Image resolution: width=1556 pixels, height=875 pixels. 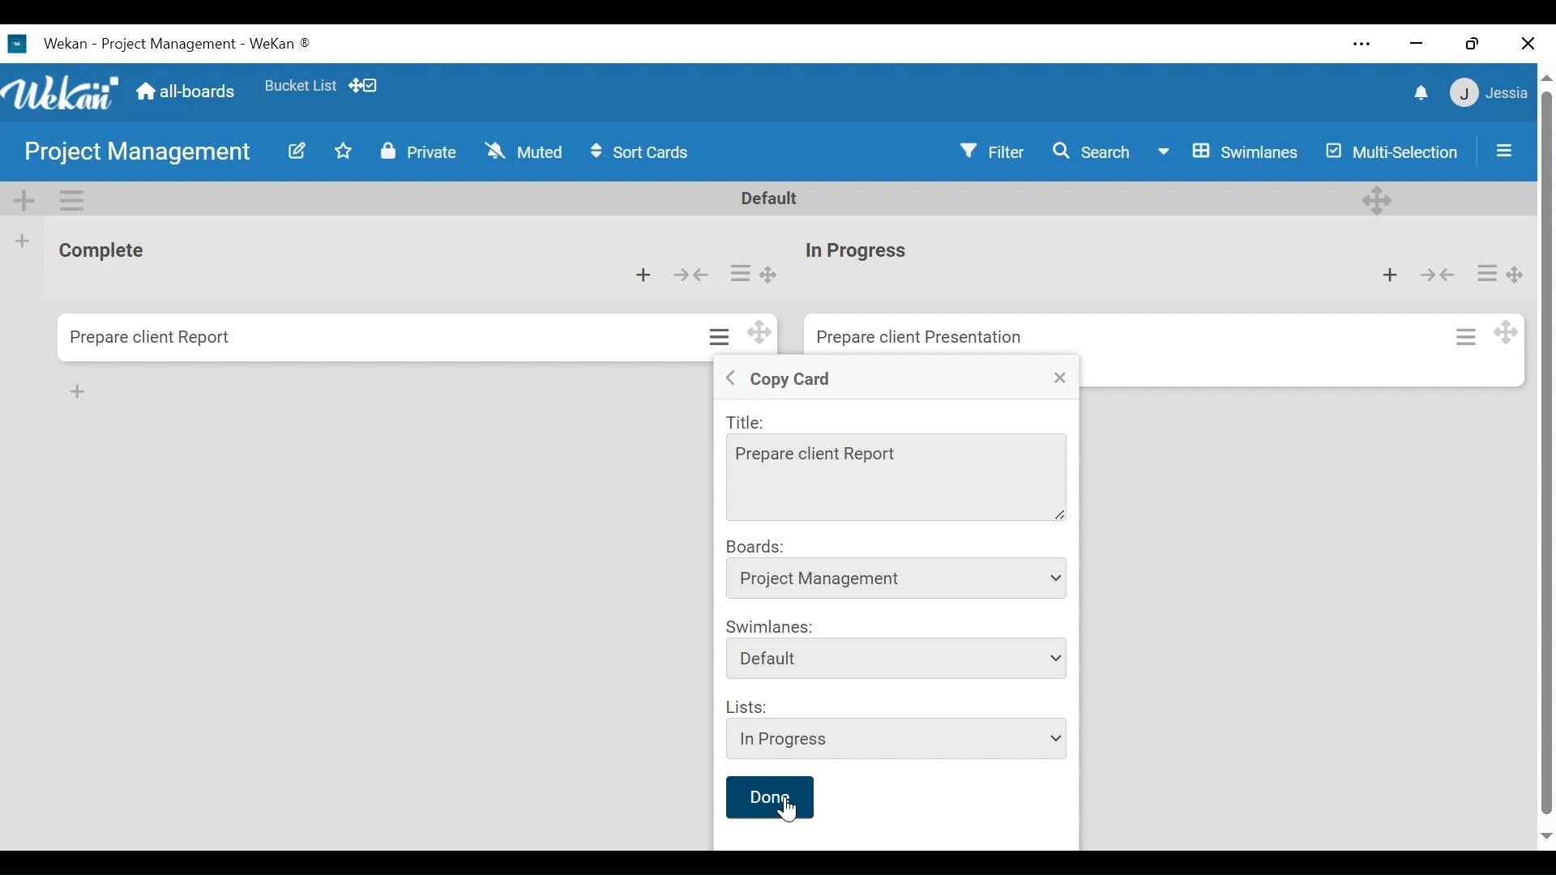 I want to click on Copy Crad, so click(x=799, y=378).